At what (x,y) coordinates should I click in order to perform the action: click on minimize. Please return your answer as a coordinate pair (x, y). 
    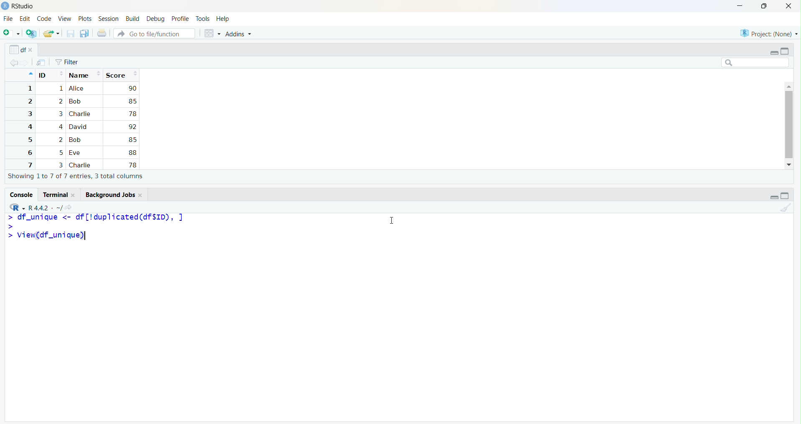
    Looking at the image, I should click on (740, 7).